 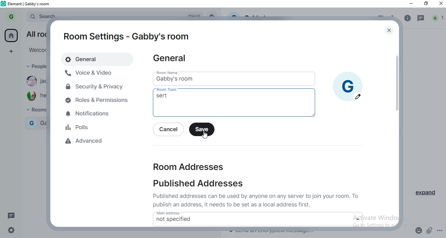 I want to click on search bar, so click(x=41, y=15).